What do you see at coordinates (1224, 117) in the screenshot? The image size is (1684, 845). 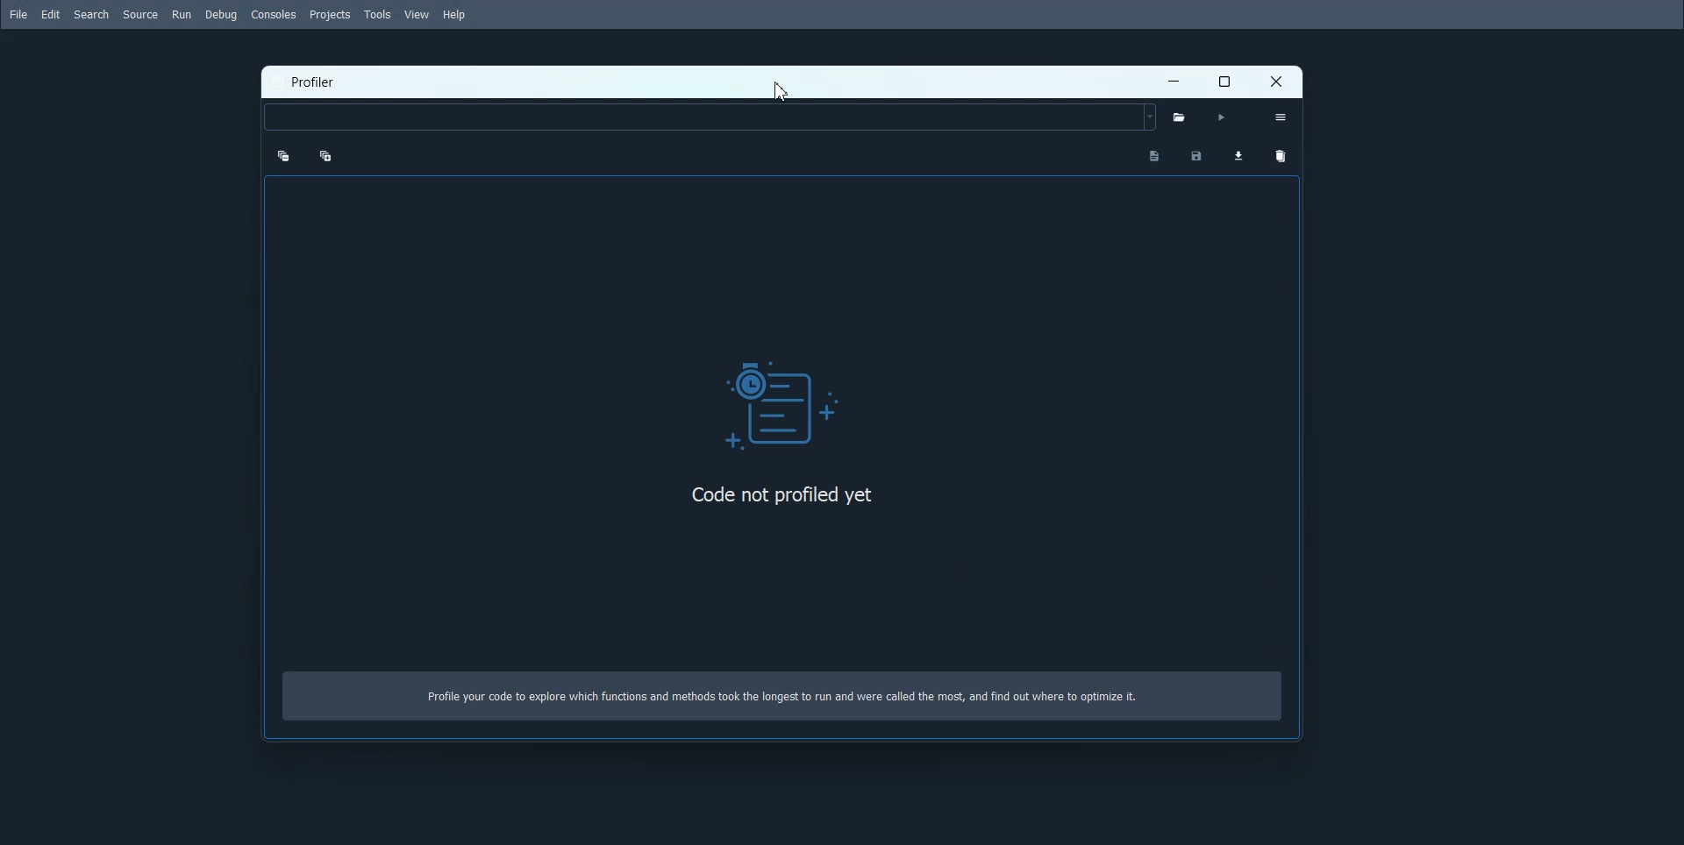 I see `Run Profiler` at bounding box center [1224, 117].